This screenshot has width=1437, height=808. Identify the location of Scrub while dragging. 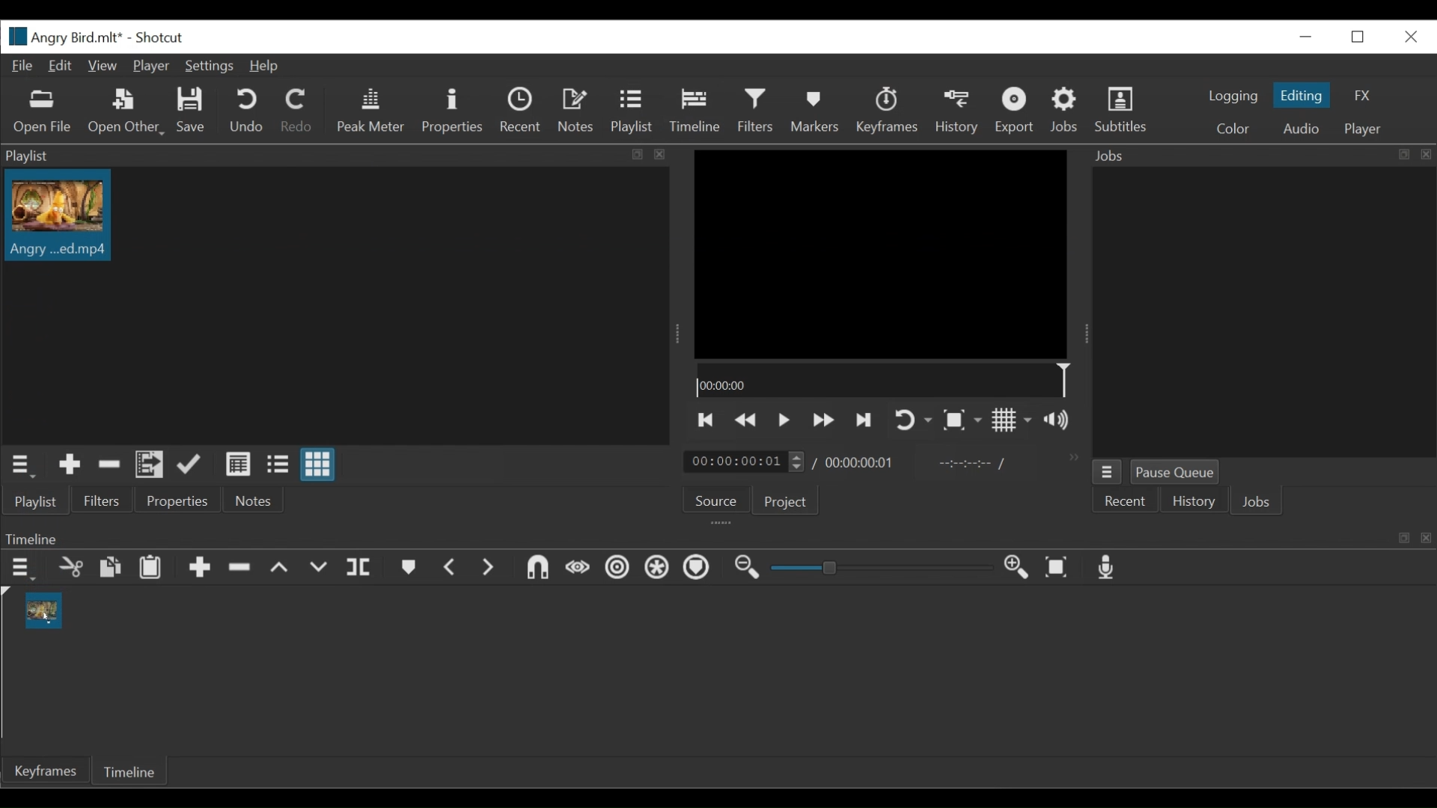
(580, 567).